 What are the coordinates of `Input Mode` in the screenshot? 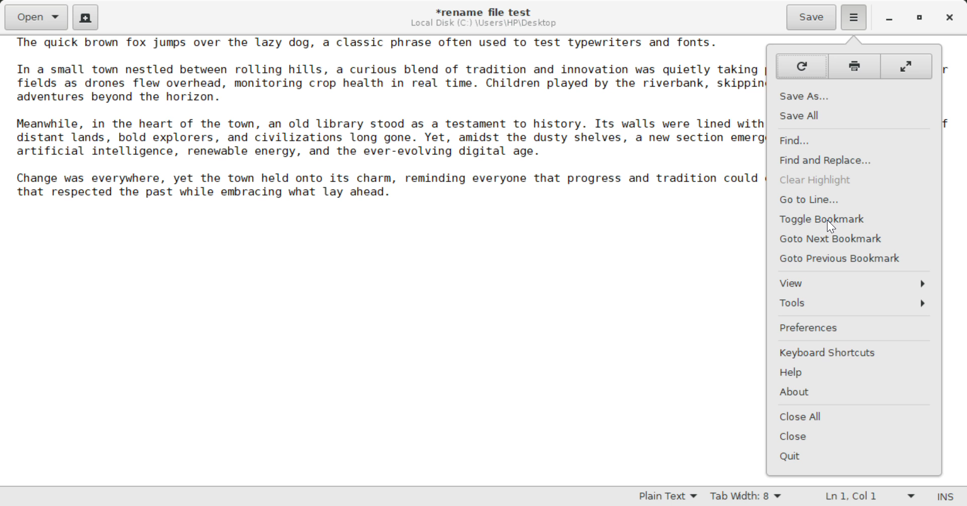 It's located at (946, 497).